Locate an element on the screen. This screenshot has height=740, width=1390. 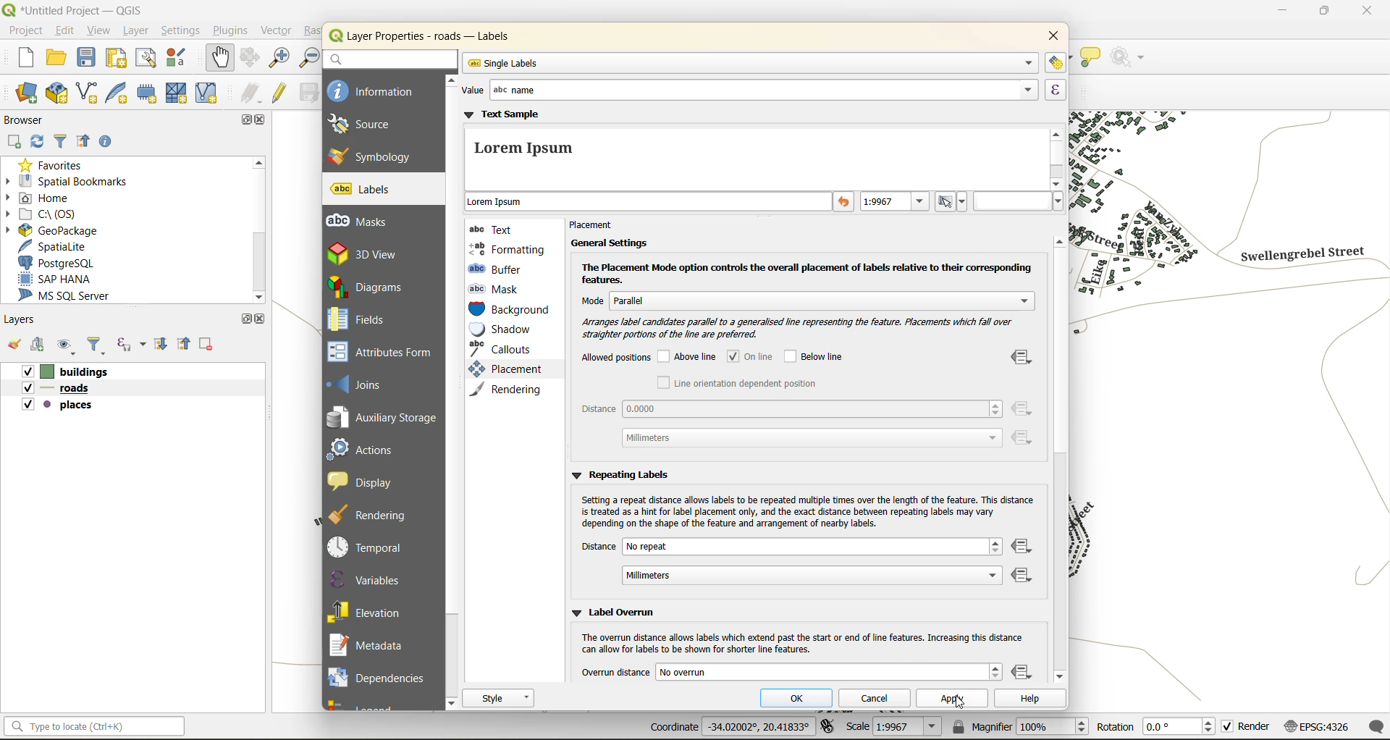
print layout is located at coordinates (117, 59).